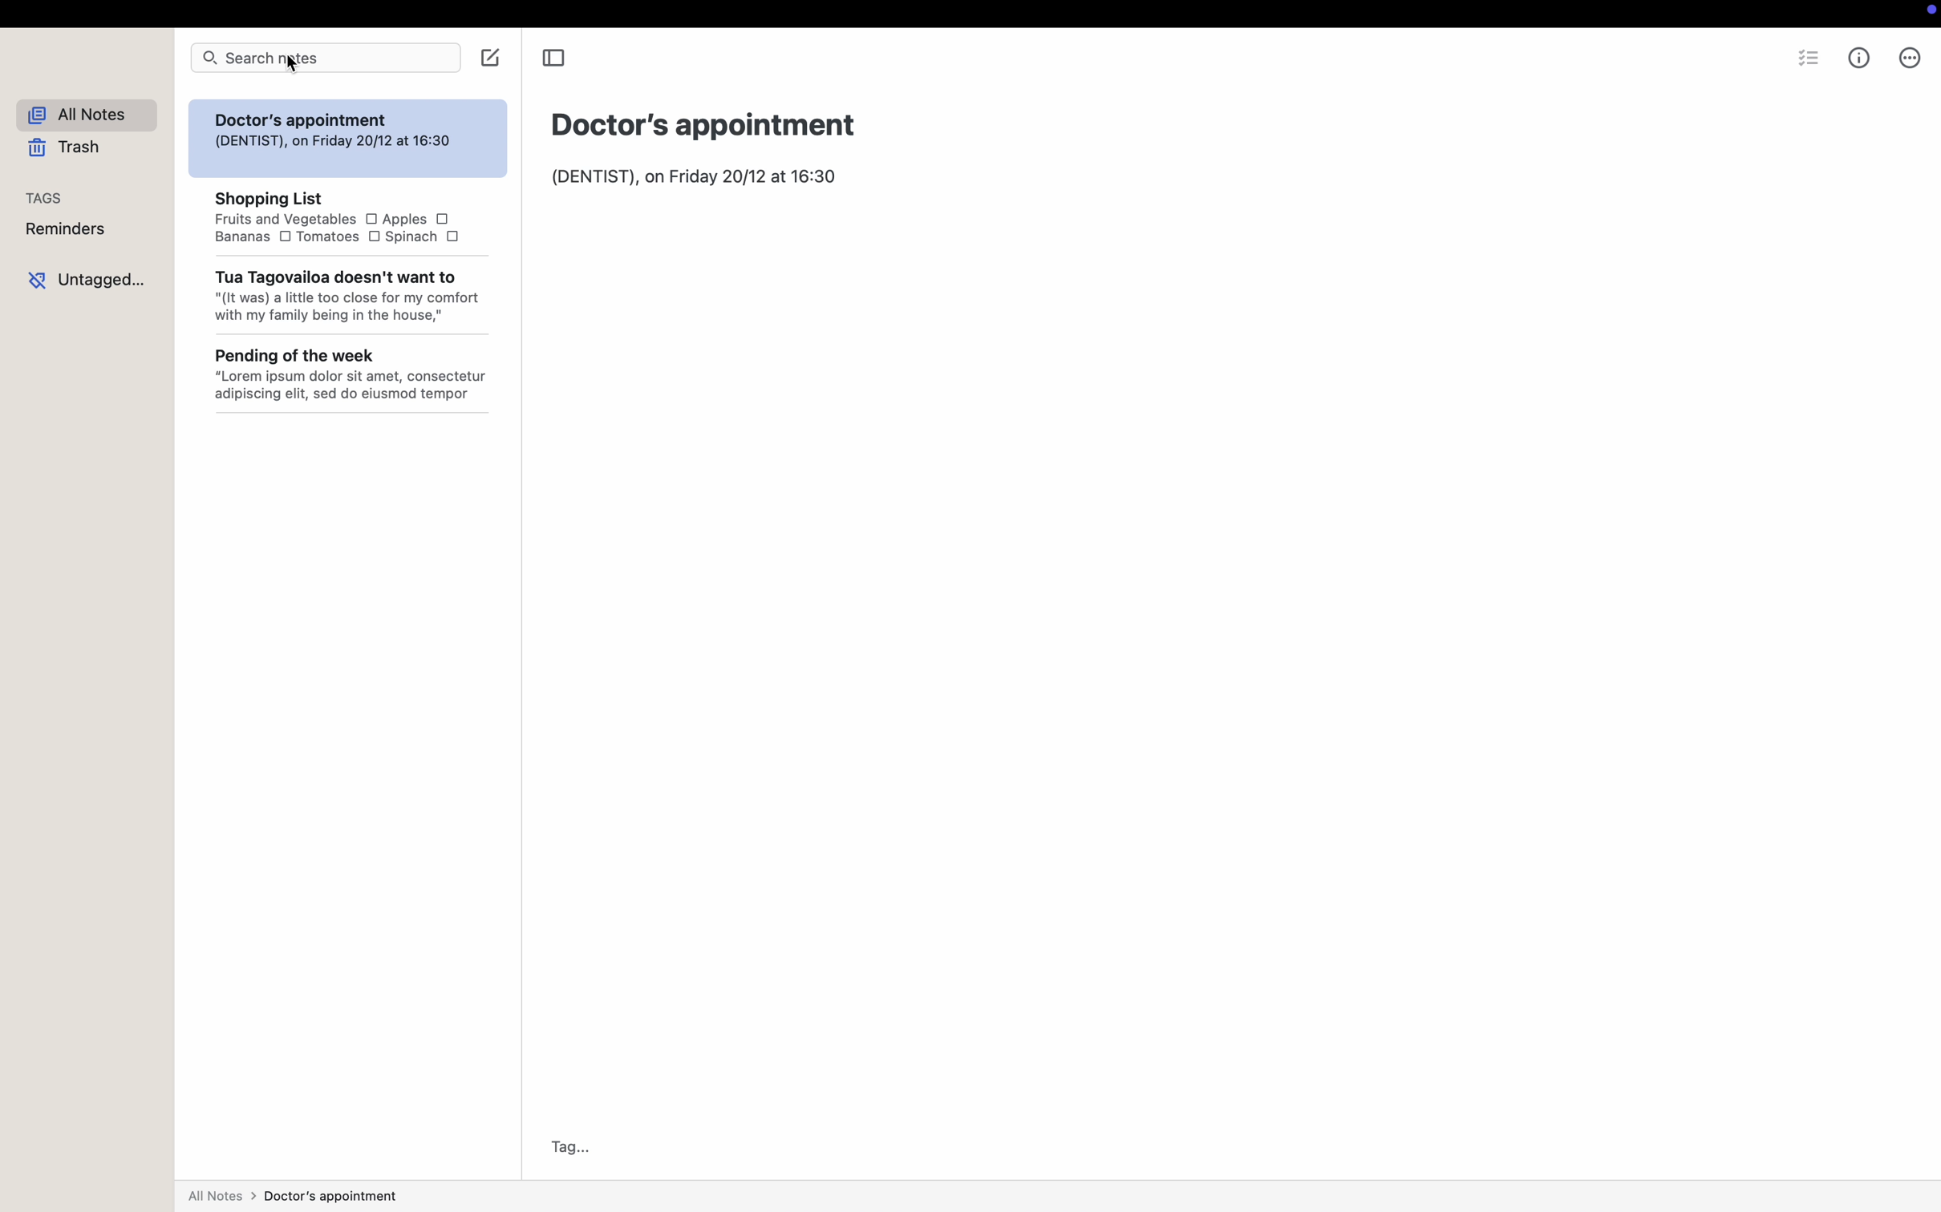  What do you see at coordinates (706, 123) in the screenshot?
I see `Doctor's appointment` at bounding box center [706, 123].